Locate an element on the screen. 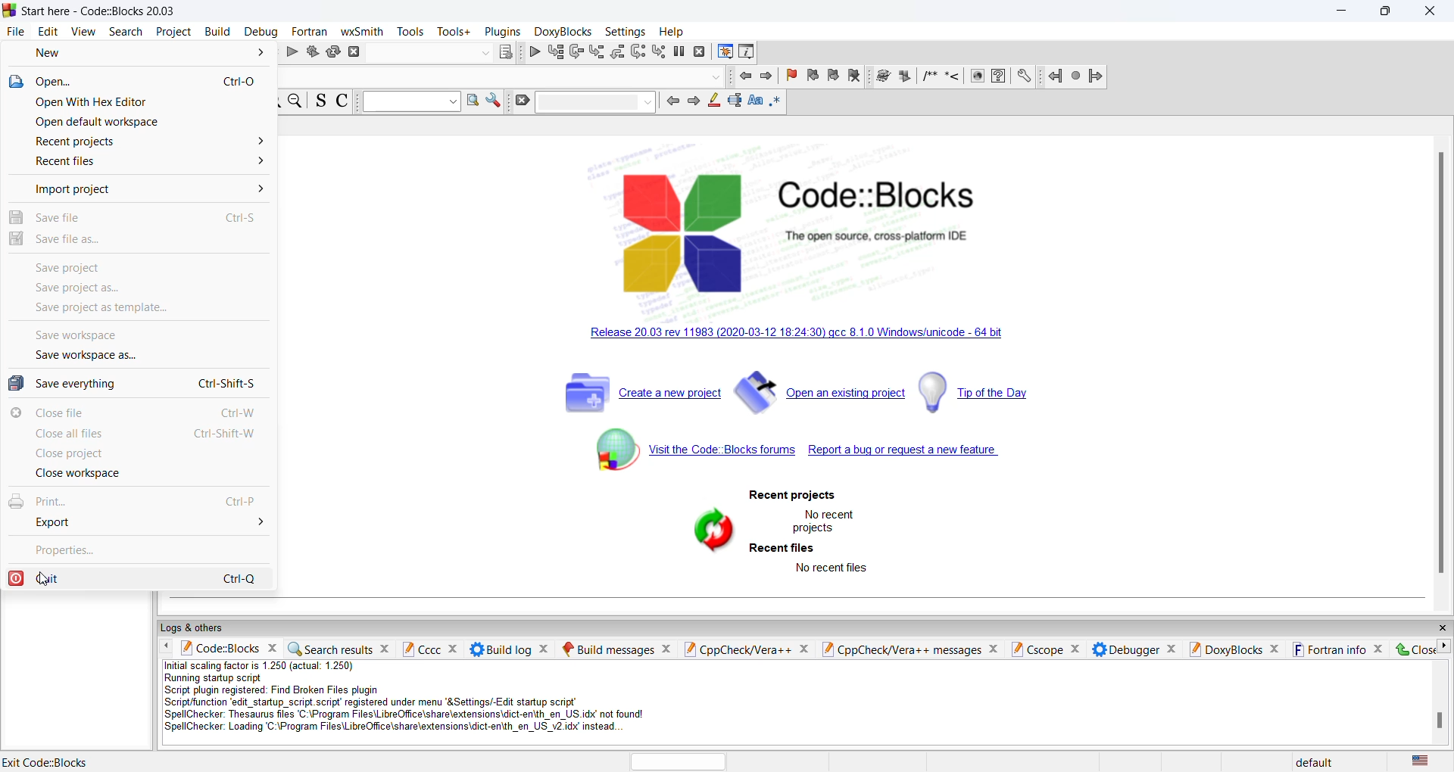  file is located at coordinates (14, 31).